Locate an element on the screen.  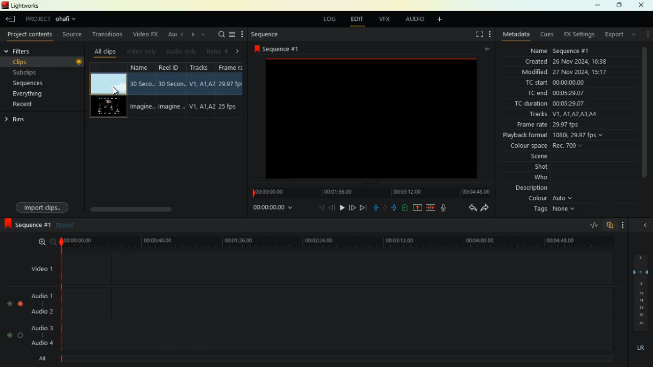
close is located at coordinates (645, 224).